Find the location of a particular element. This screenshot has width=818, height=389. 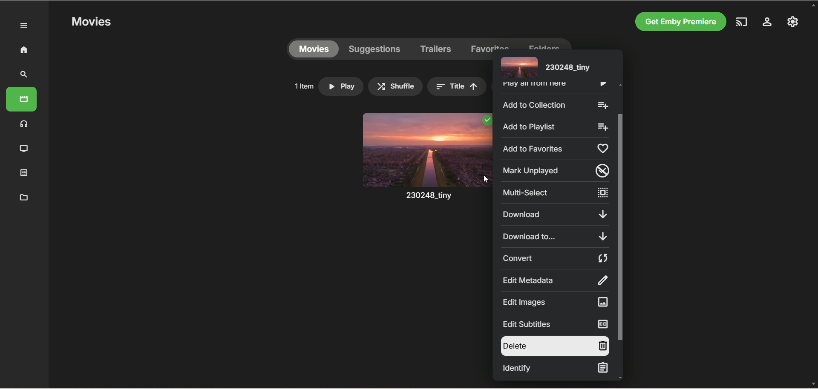

movies is located at coordinates (314, 49).